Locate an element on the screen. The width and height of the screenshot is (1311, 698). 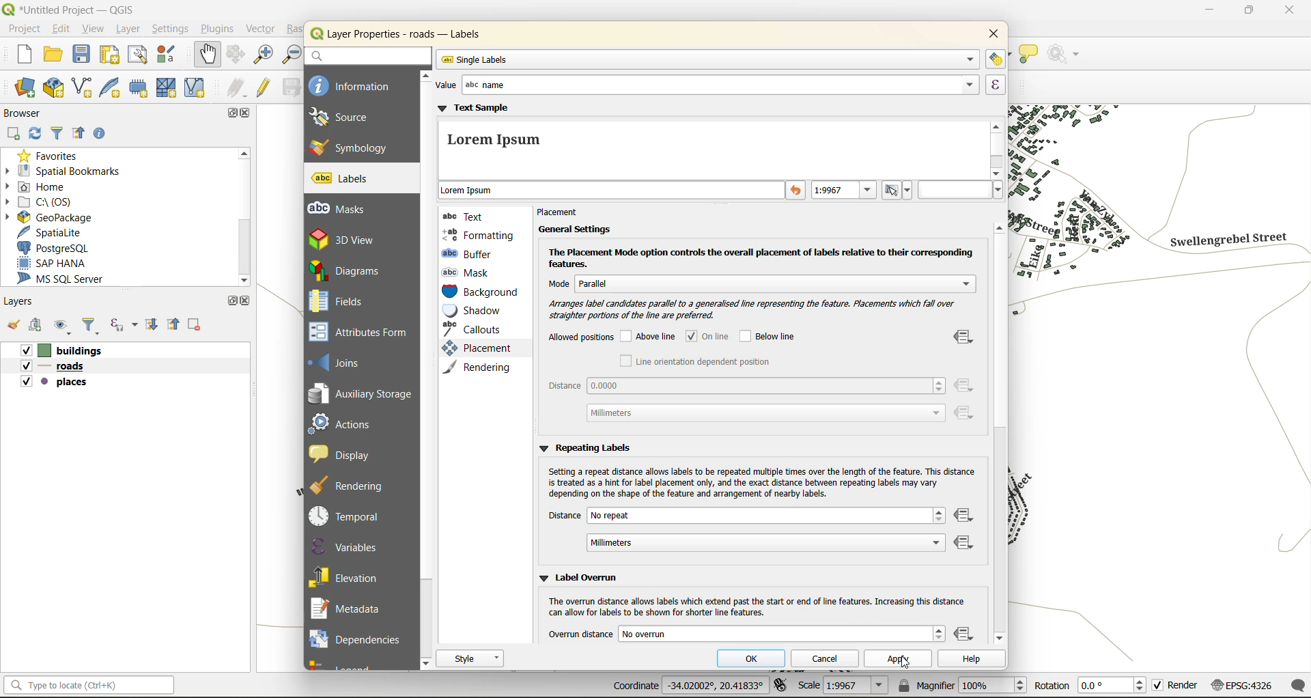
spatialite is located at coordinates (51, 234).